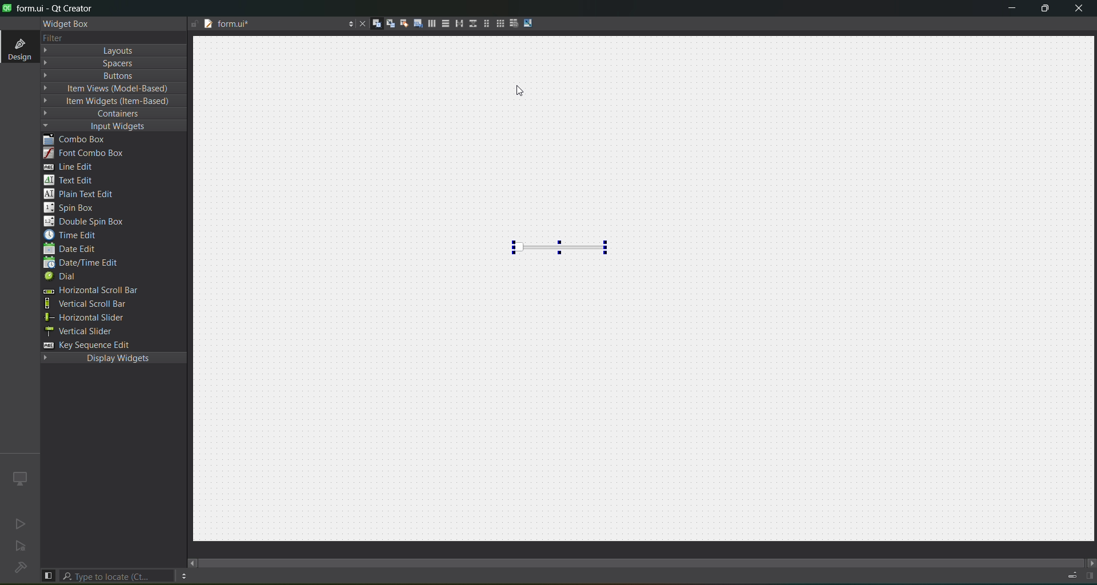 The height and width of the screenshot is (585, 1097). Describe the element at coordinates (371, 24) in the screenshot. I see `widgets` at that location.